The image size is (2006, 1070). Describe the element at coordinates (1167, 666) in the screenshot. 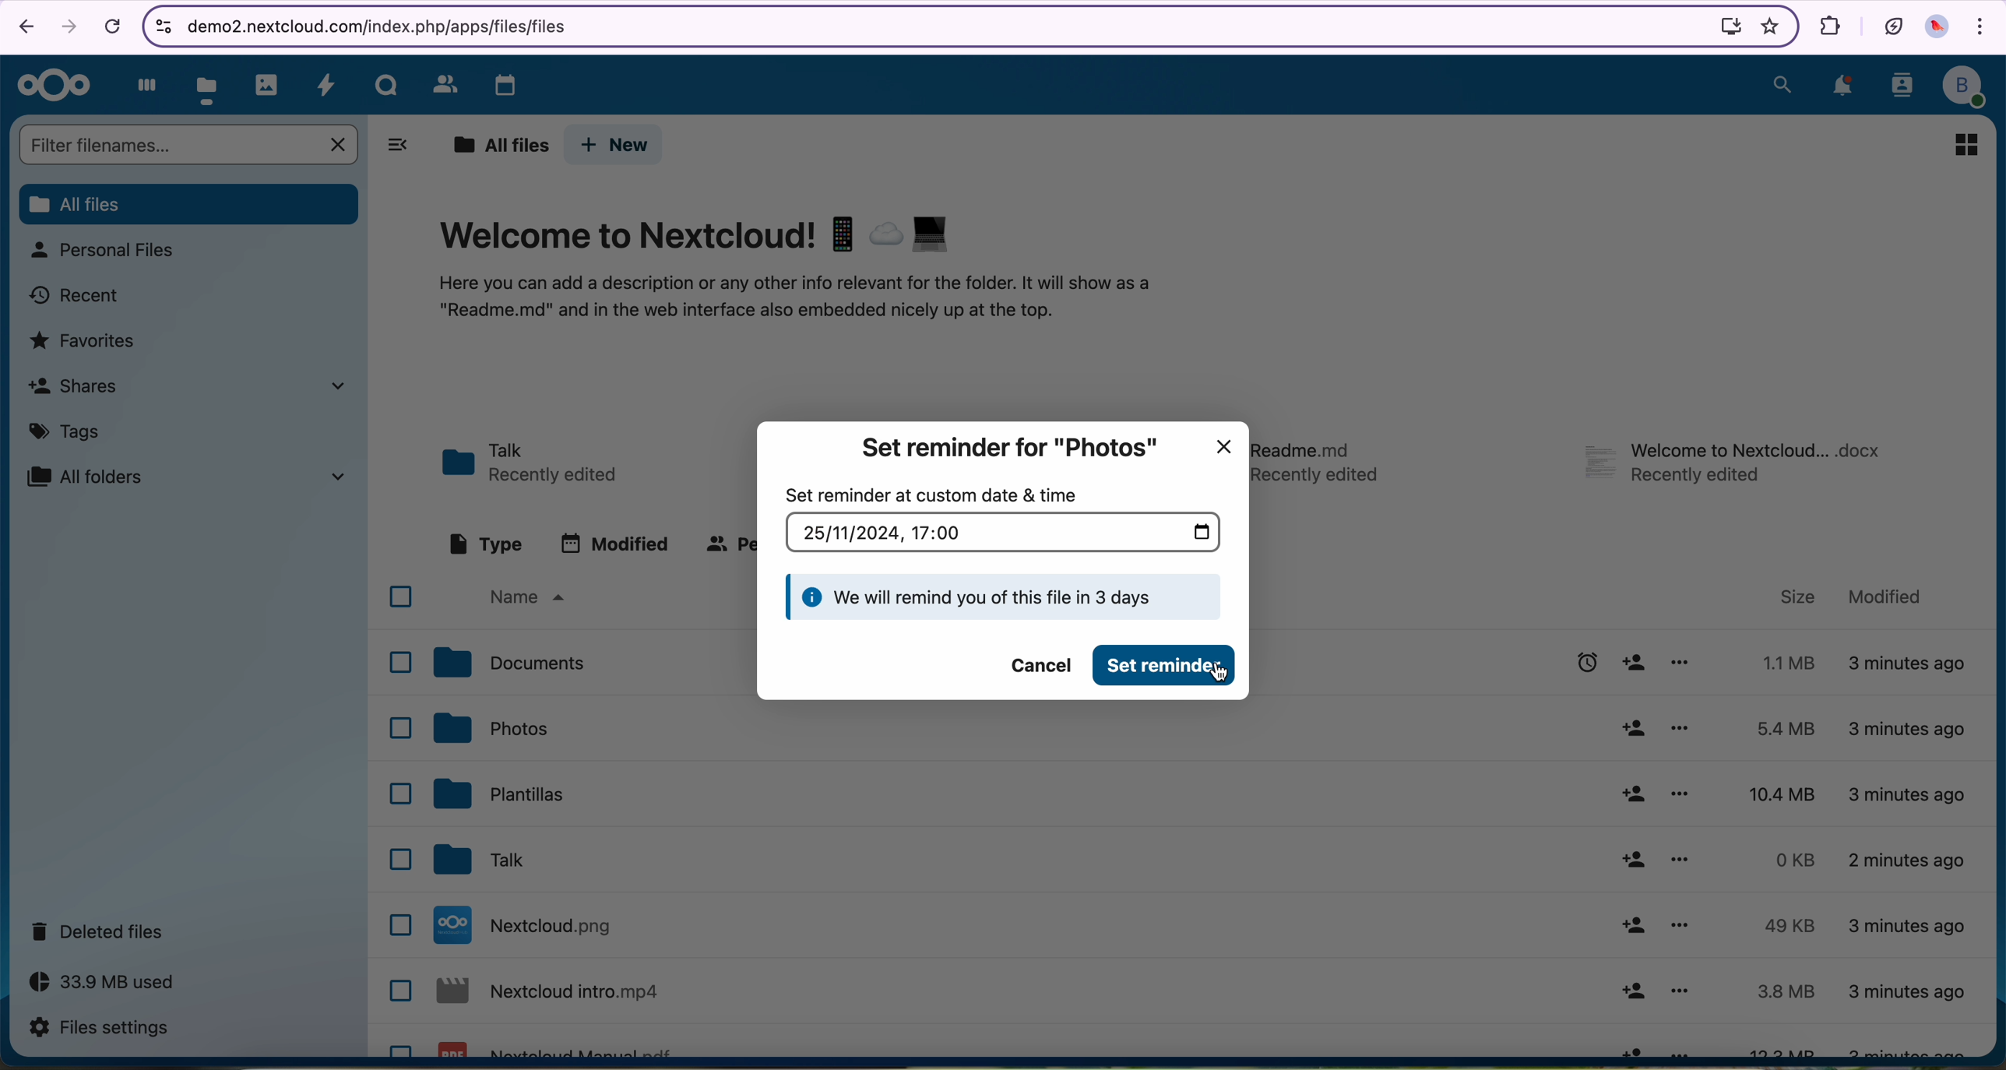

I see `click on set reminder` at that location.